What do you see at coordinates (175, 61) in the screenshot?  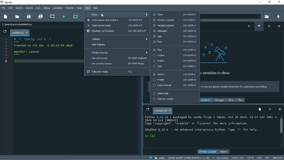 I see `Project` at bounding box center [175, 61].